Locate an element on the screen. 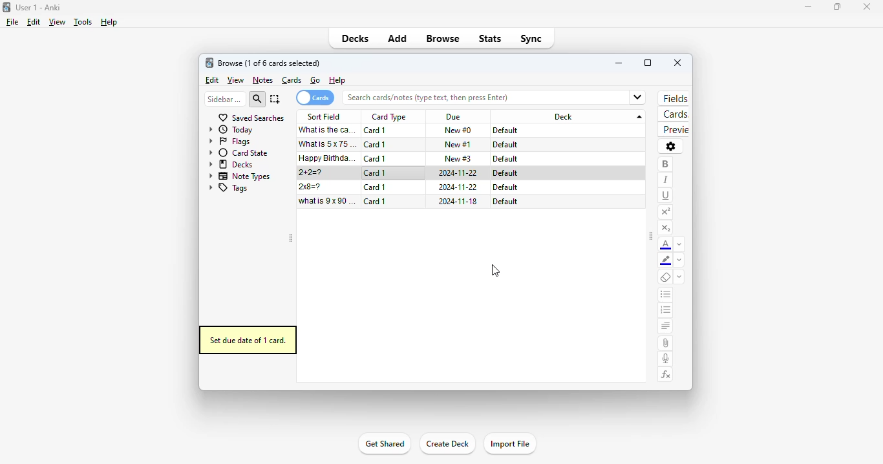  2+2=? is located at coordinates (312, 173).